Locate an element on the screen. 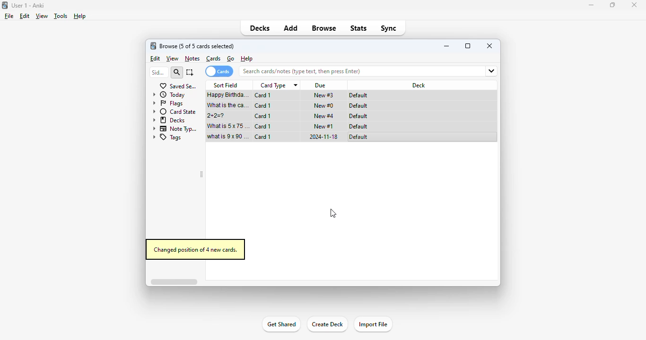 The width and height of the screenshot is (646, 340). select is located at coordinates (190, 72).